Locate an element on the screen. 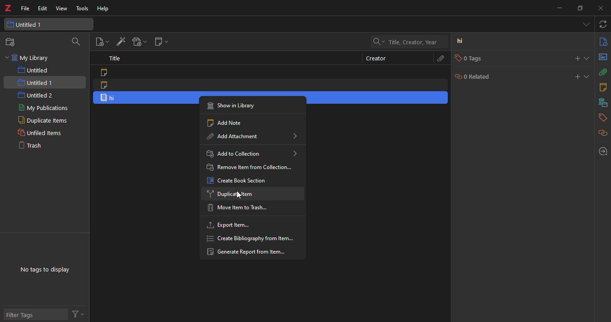 The height and width of the screenshot is (322, 611). item is located at coordinates (108, 99).